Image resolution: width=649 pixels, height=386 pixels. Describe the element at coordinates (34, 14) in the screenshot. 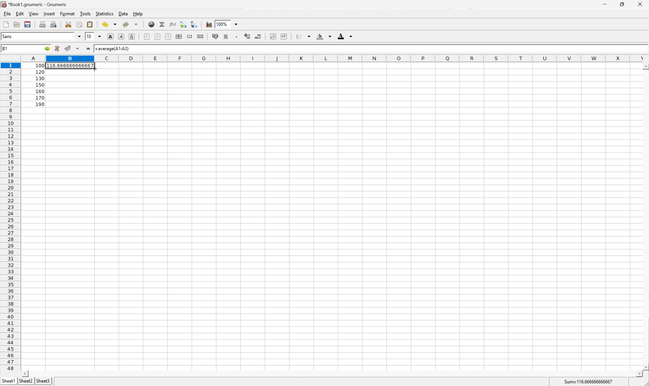

I see `View` at that location.